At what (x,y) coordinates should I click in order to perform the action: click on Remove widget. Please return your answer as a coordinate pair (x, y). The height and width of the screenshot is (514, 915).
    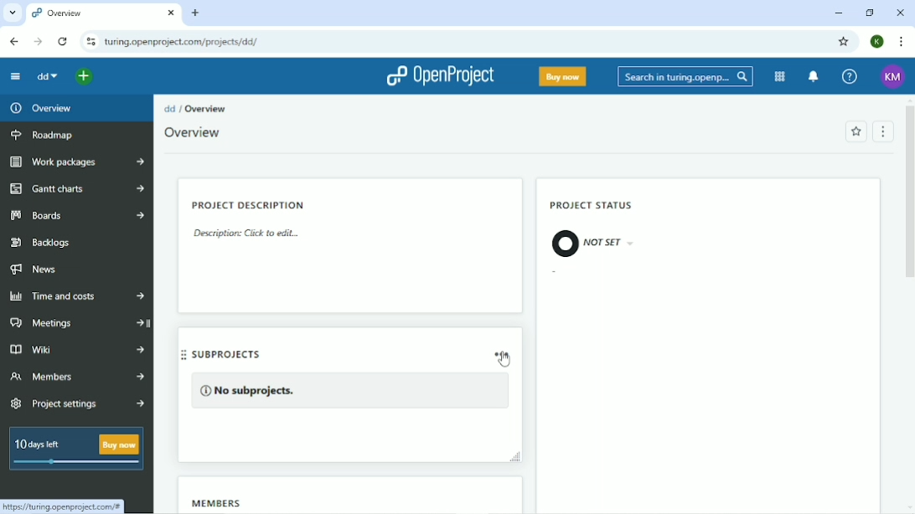
    Looking at the image, I should click on (501, 353).